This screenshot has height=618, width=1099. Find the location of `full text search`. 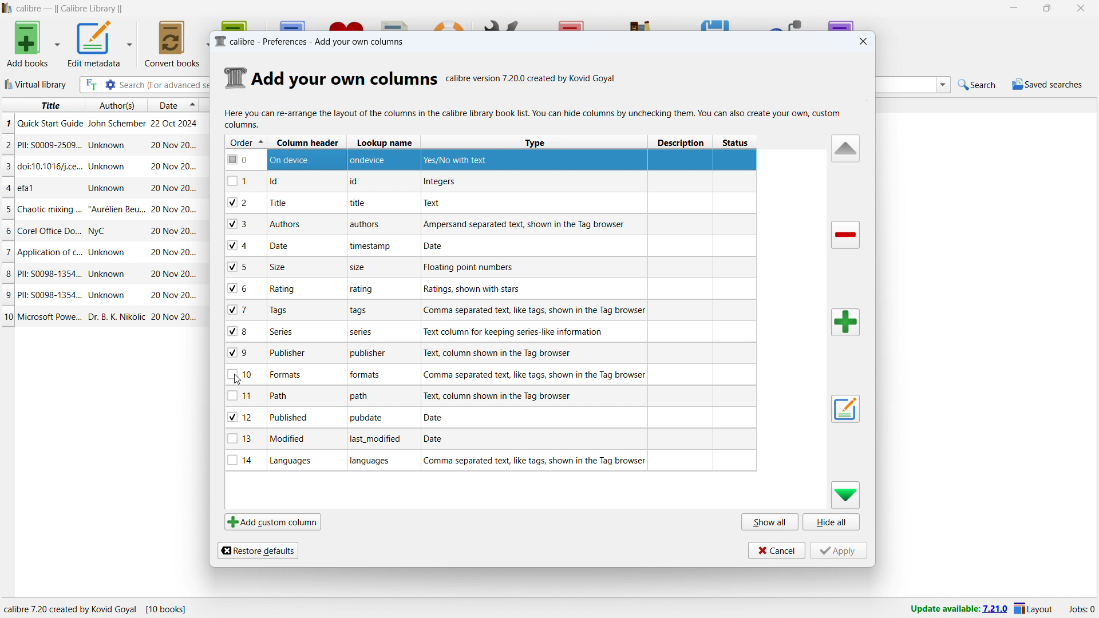

full text search is located at coordinates (91, 85).